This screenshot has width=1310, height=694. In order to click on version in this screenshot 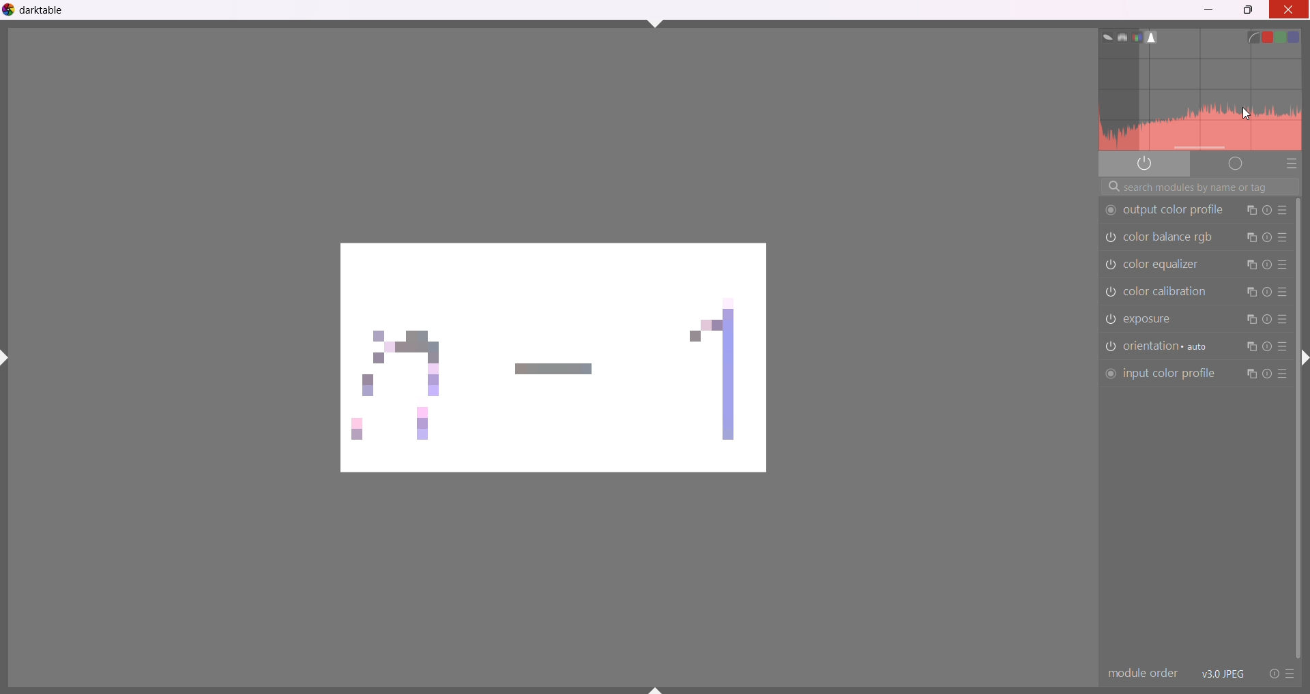, I will do `click(1223, 673)`.